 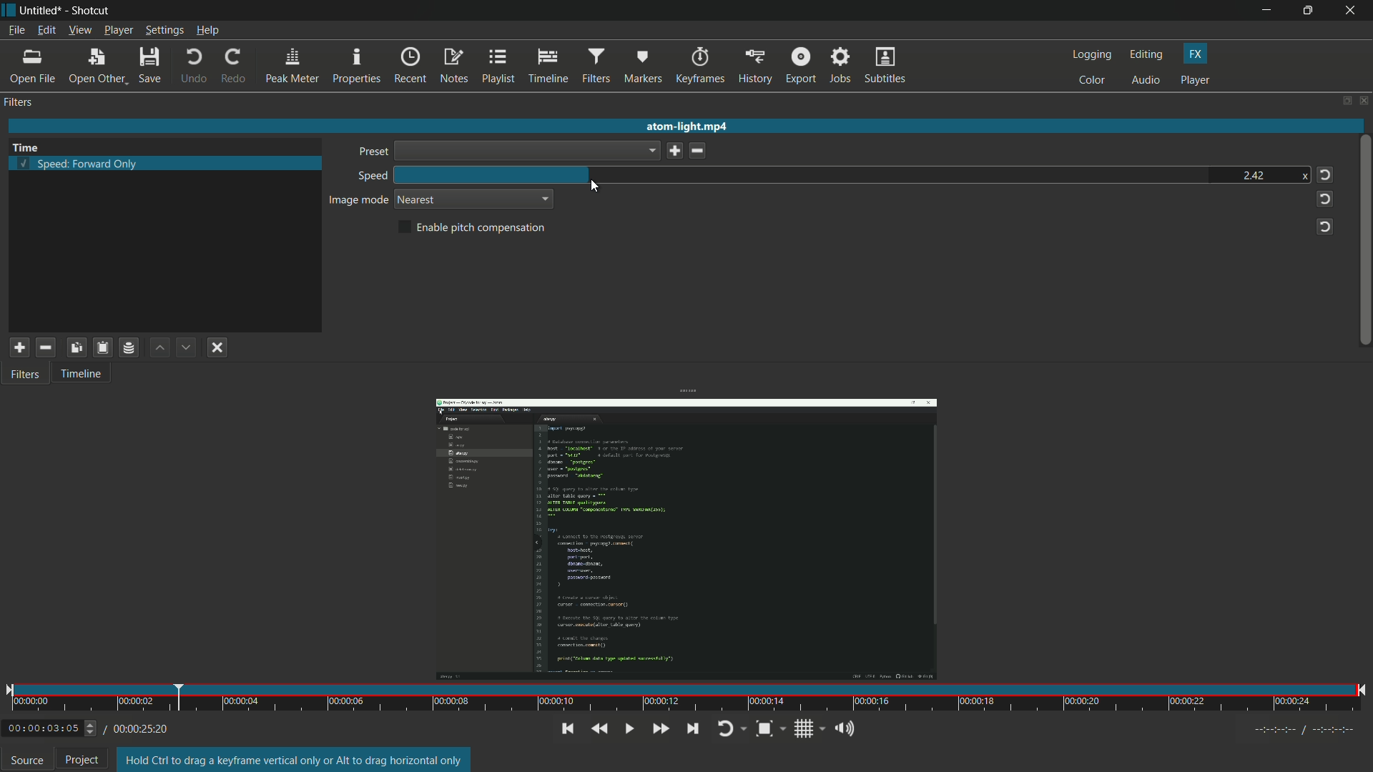 I want to click on dropdown, so click(x=543, y=199).